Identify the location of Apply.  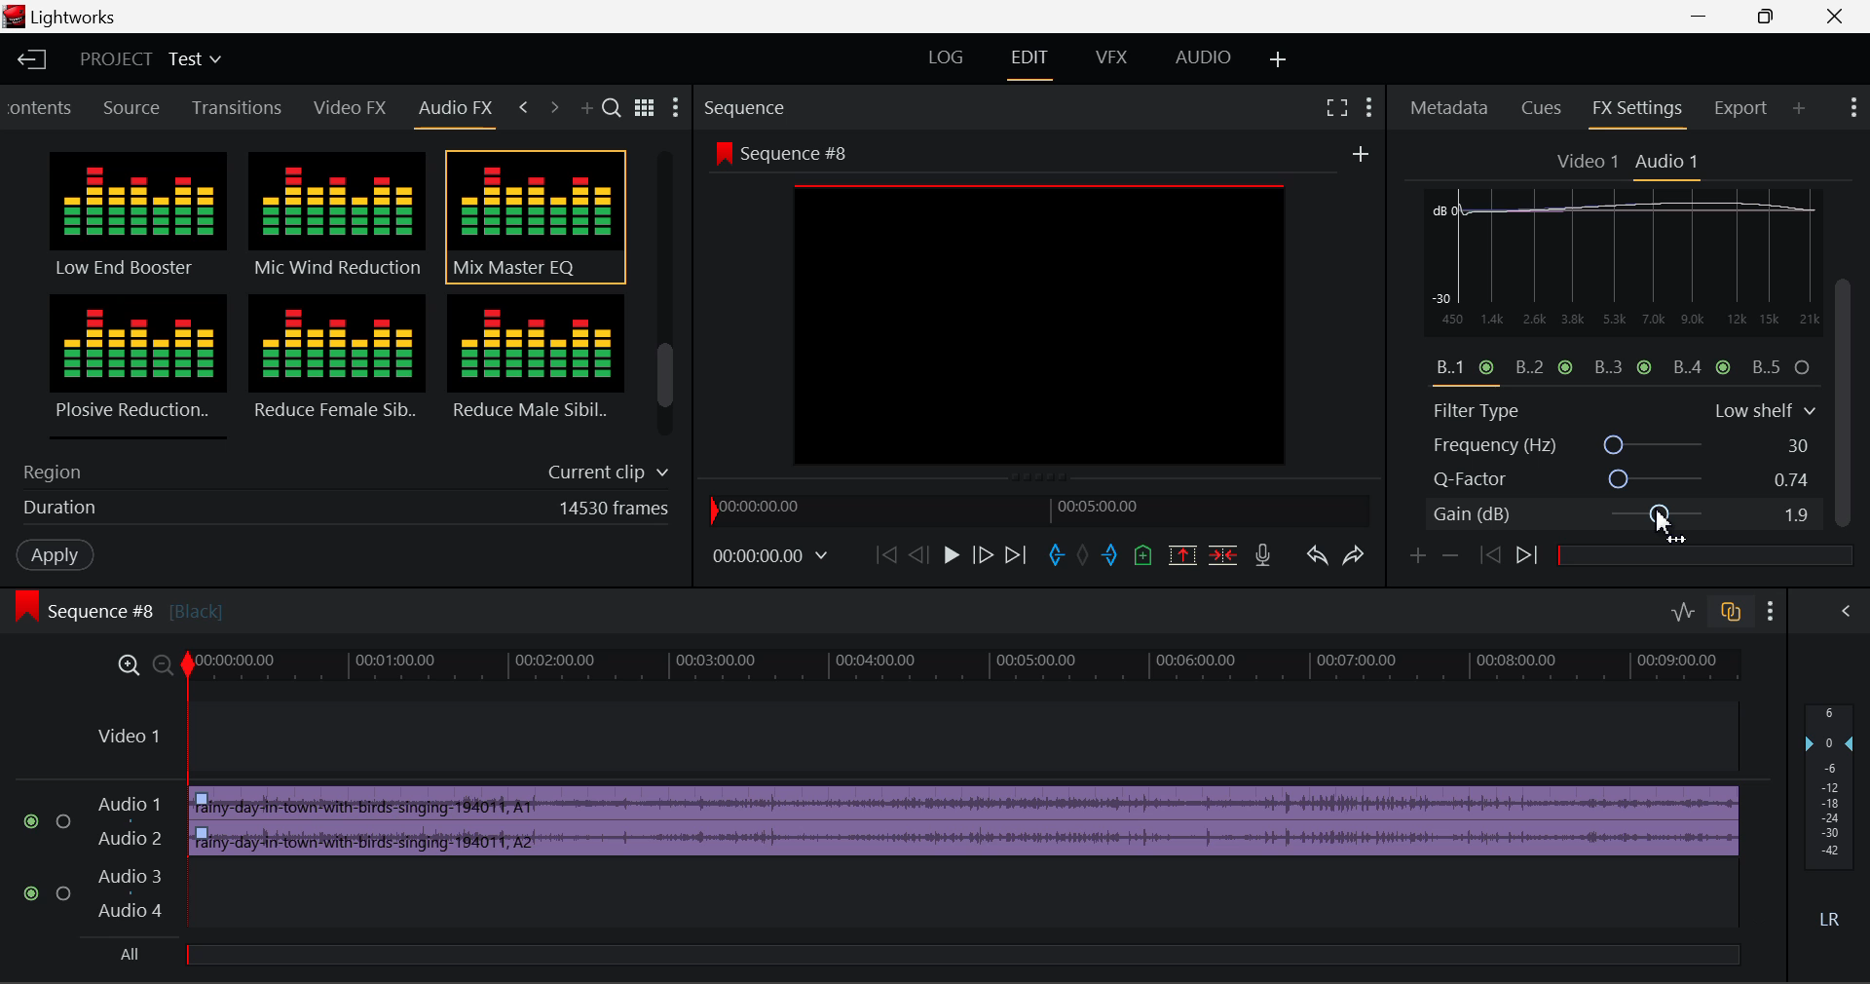
(55, 555).